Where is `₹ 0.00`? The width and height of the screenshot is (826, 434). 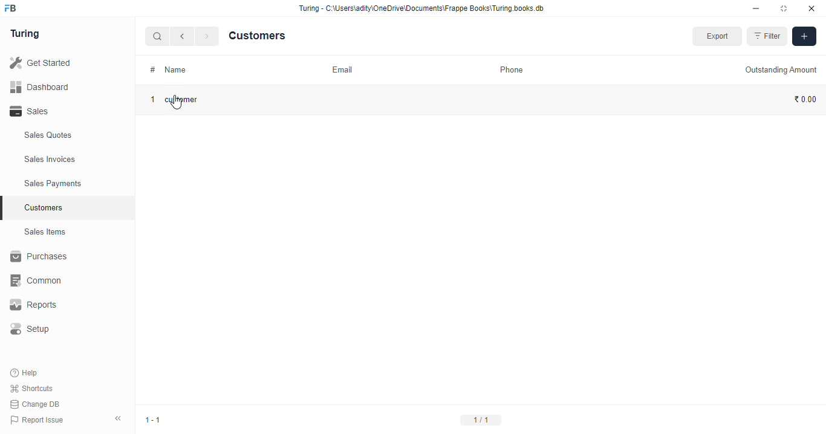 ₹ 0.00 is located at coordinates (801, 99).